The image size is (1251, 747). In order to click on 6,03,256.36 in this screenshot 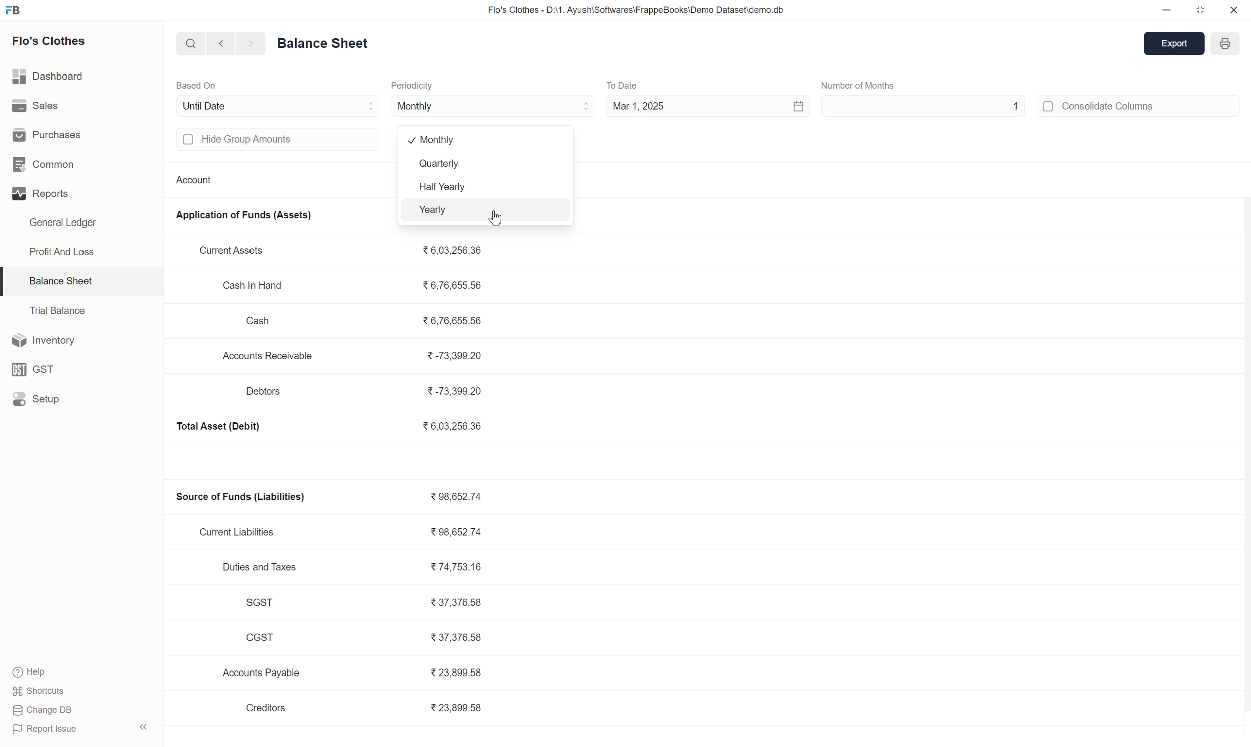, I will do `click(462, 426)`.